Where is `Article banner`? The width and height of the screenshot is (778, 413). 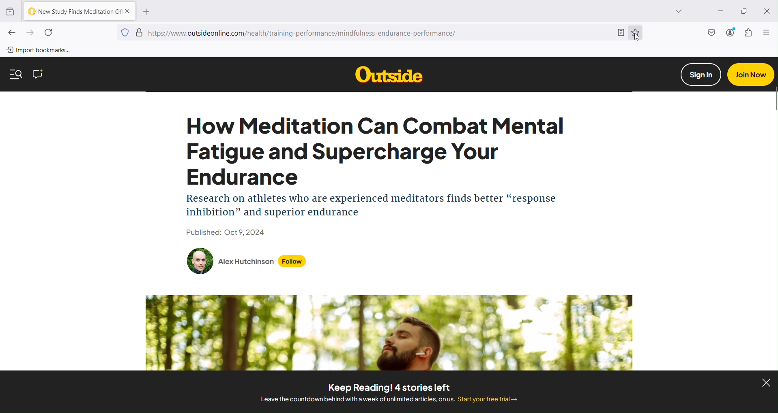 Article banner is located at coordinates (390, 332).